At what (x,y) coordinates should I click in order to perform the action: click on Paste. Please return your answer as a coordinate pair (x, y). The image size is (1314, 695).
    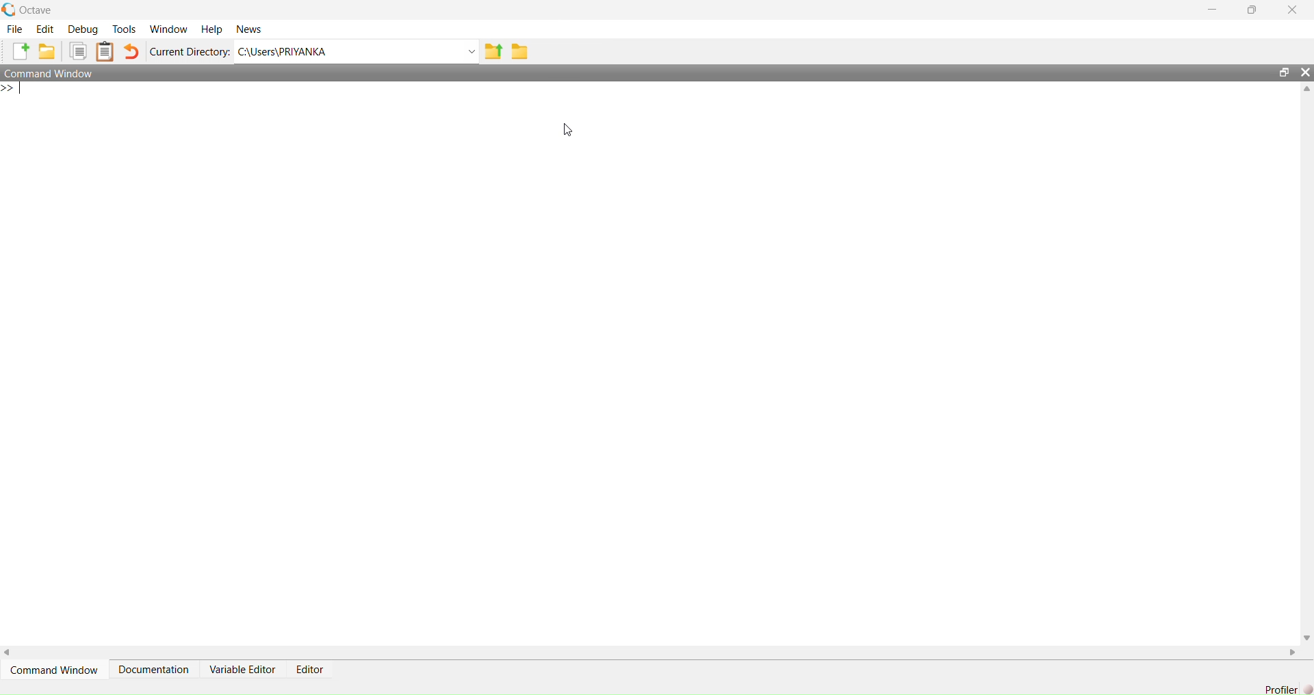
    Looking at the image, I should click on (105, 51).